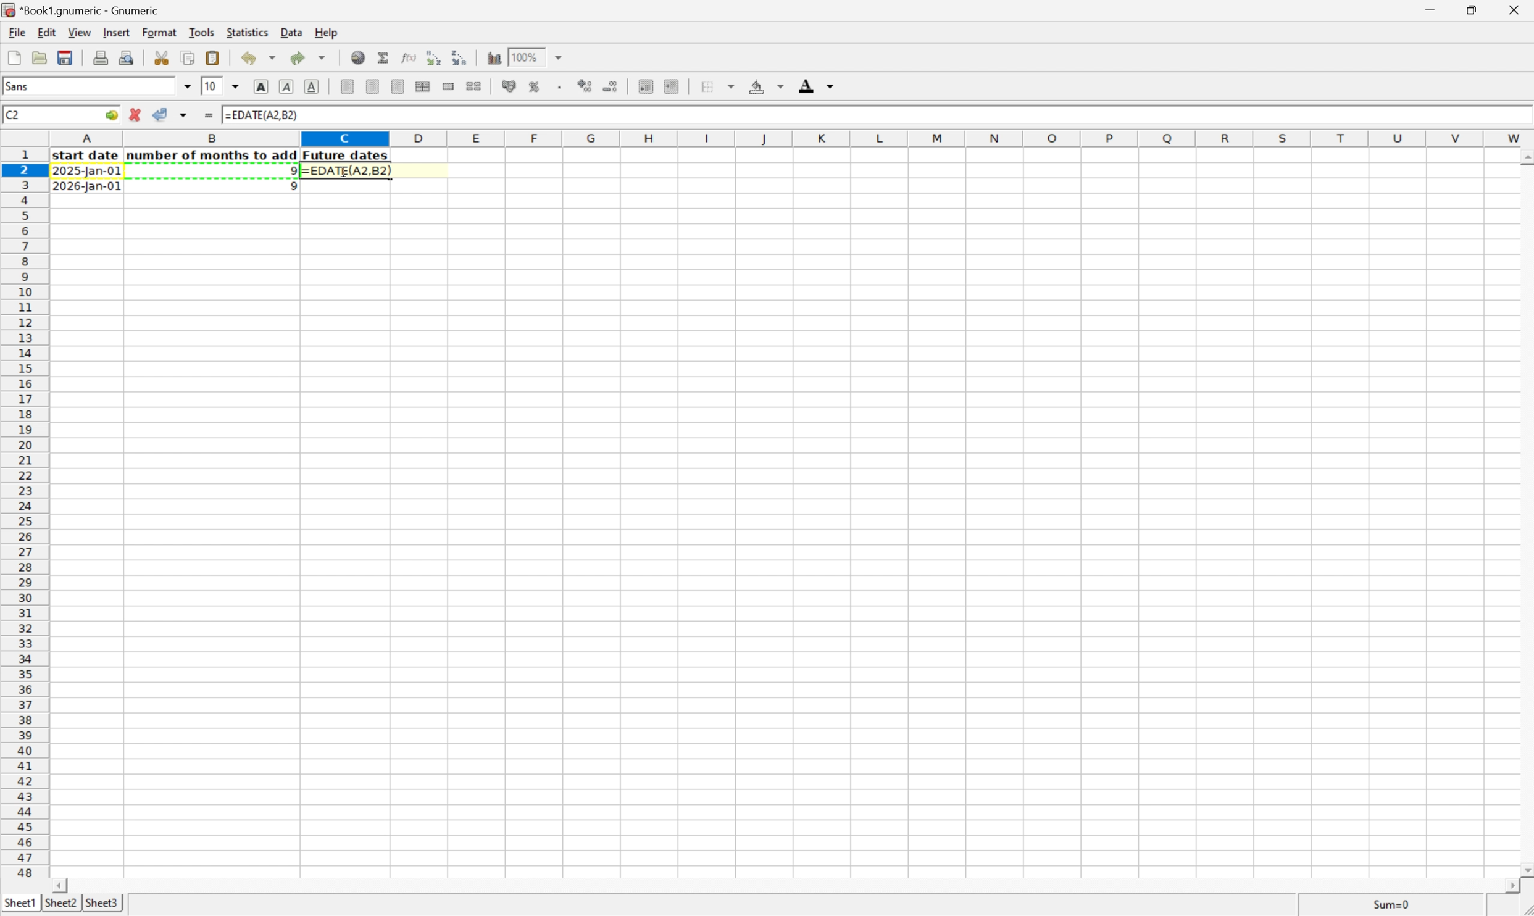 This screenshot has width=1534, height=916. What do you see at coordinates (560, 88) in the screenshot?
I see `Set the format of the selected cells to include a thousands separator` at bounding box center [560, 88].